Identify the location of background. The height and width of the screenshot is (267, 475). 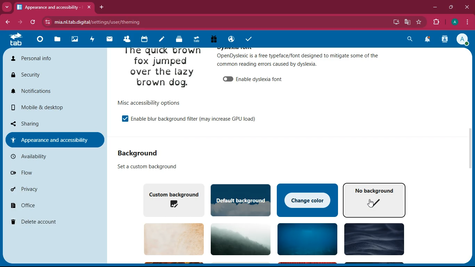
(373, 240).